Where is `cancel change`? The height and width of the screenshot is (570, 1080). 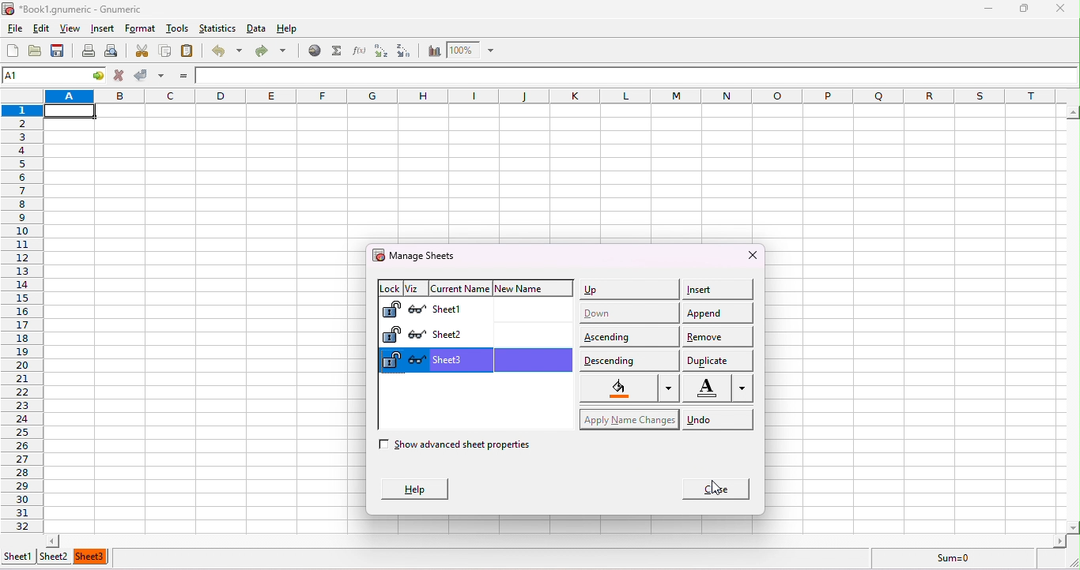
cancel change is located at coordinates (120, 77).